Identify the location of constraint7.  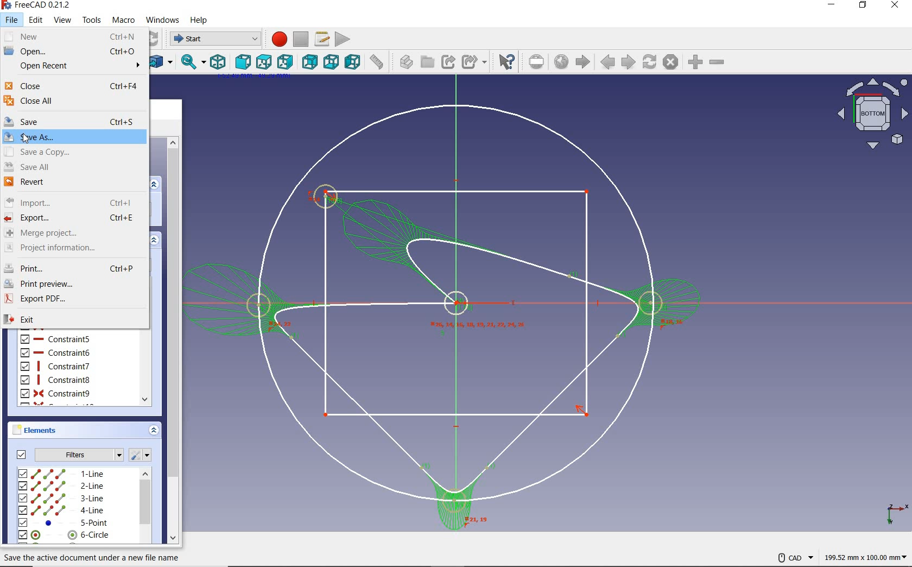
(55, 366).